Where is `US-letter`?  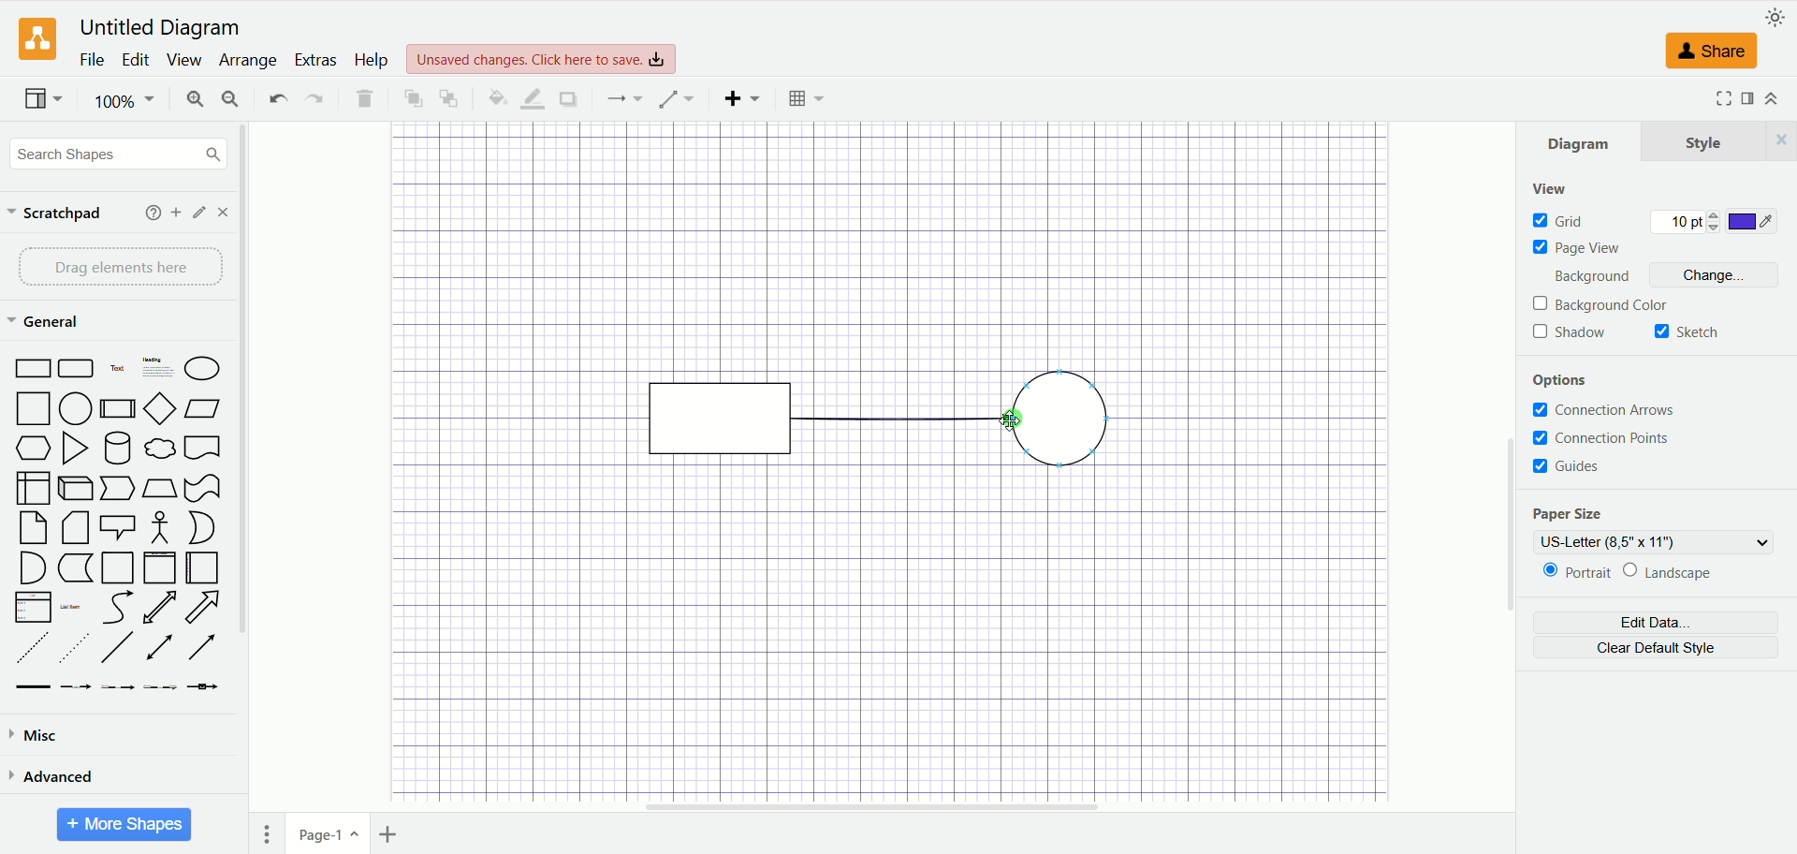 US-letter is located at coordinates (1656, 542).